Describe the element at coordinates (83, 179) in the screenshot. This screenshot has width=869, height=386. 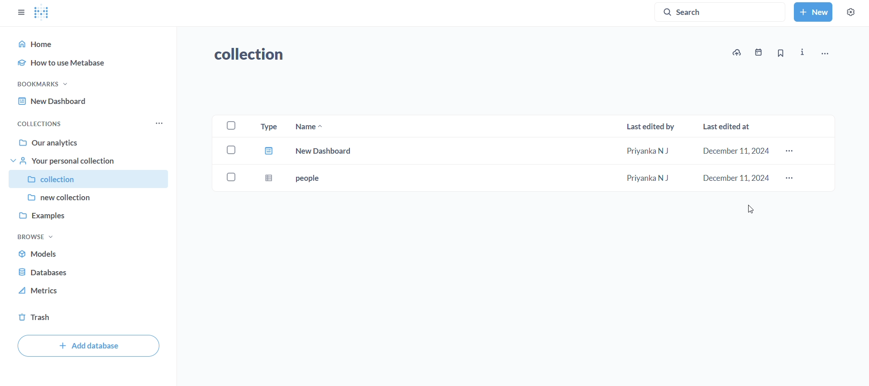
I see `collection` at that location.